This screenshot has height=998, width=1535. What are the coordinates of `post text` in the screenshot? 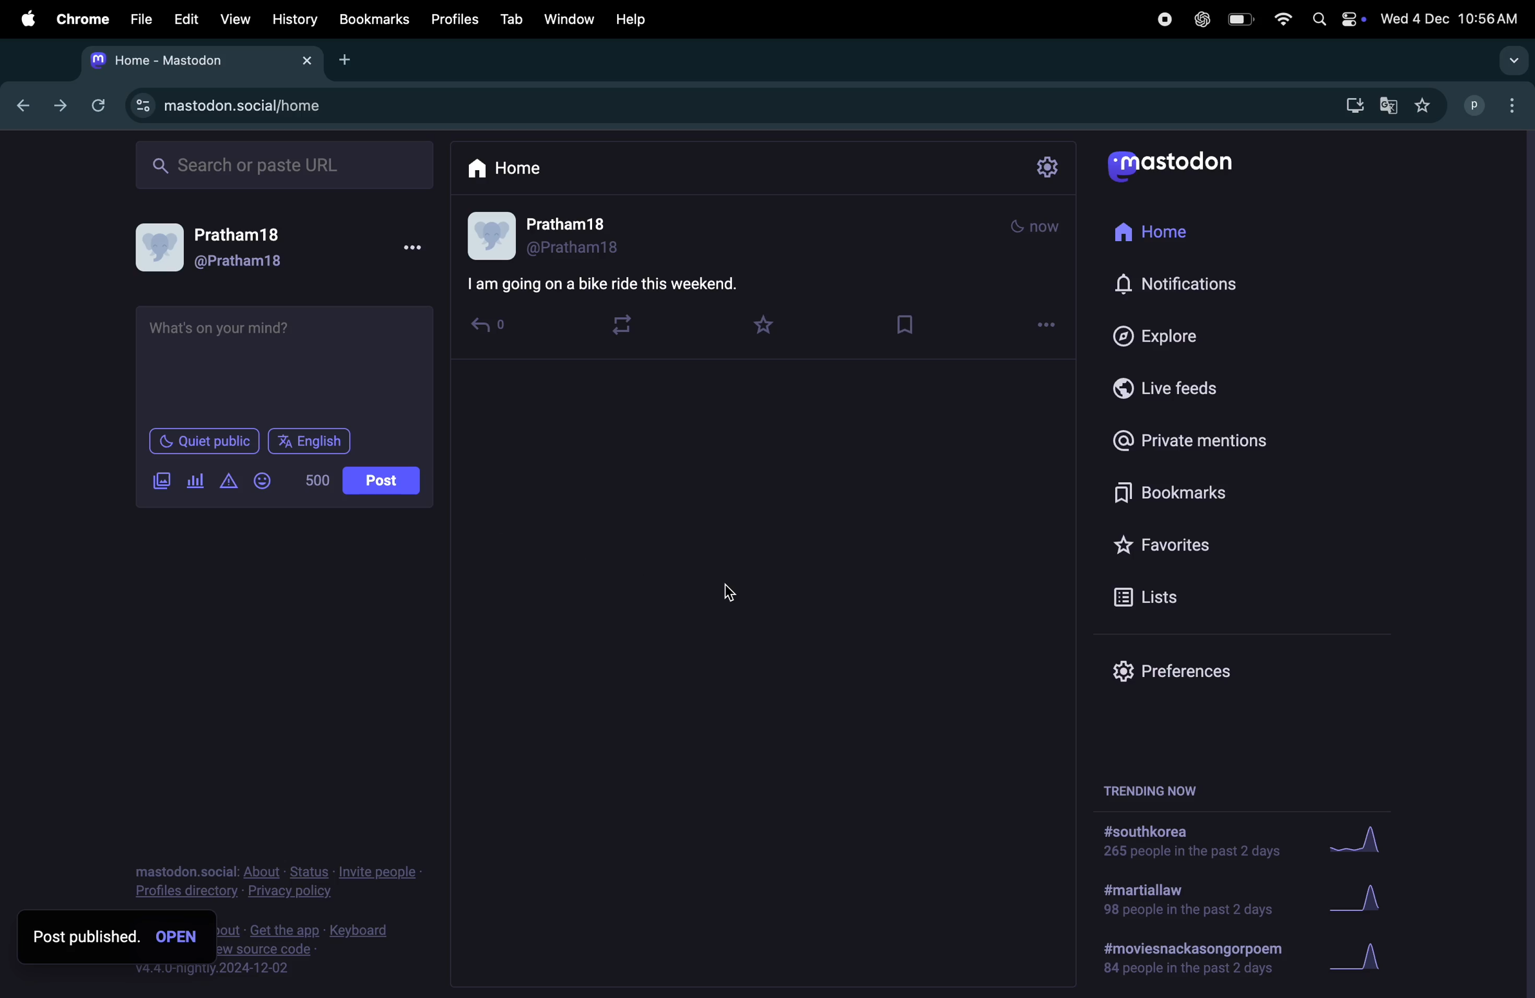 It's located at (615, 285).